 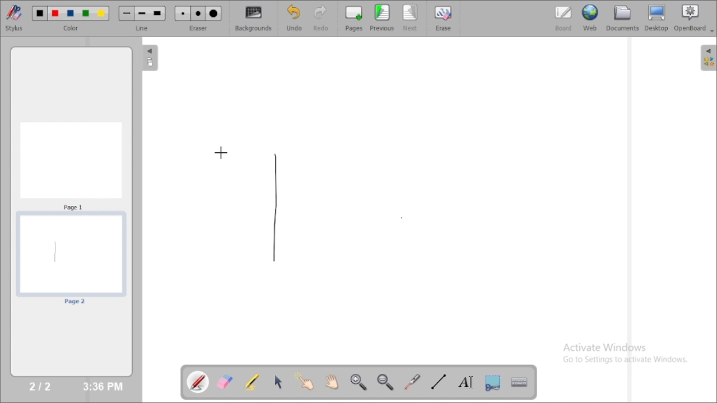 I want to click on eraser, so click(x=198, y=28).